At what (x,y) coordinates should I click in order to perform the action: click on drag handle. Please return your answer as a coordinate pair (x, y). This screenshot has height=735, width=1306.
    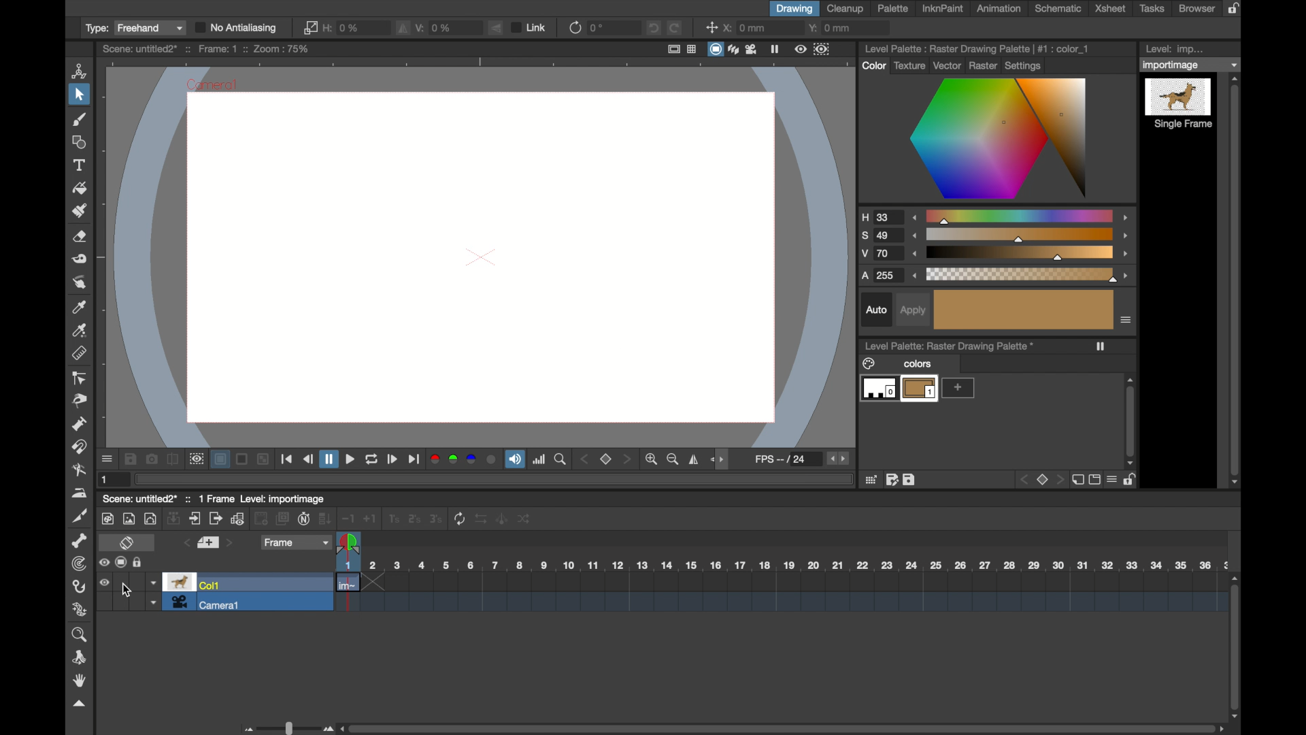
    Looking at the image, I should click on (722, 459).